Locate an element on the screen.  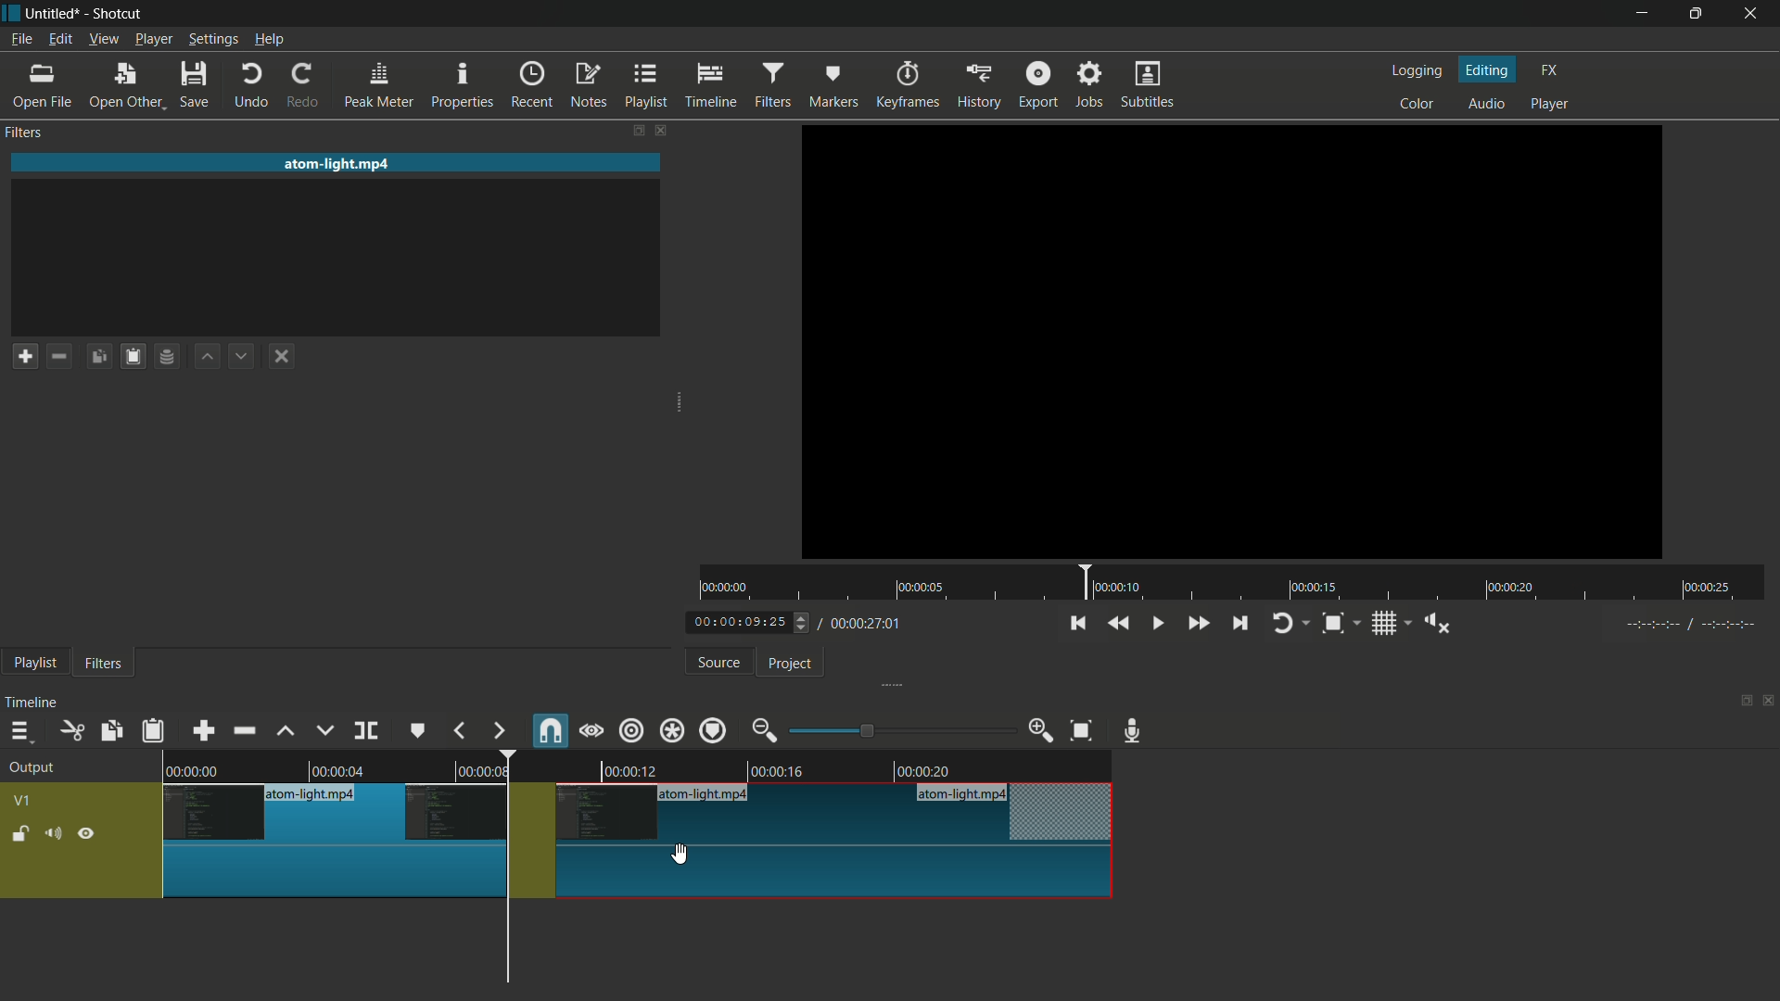
v1 is located at coordinates (21, 801).